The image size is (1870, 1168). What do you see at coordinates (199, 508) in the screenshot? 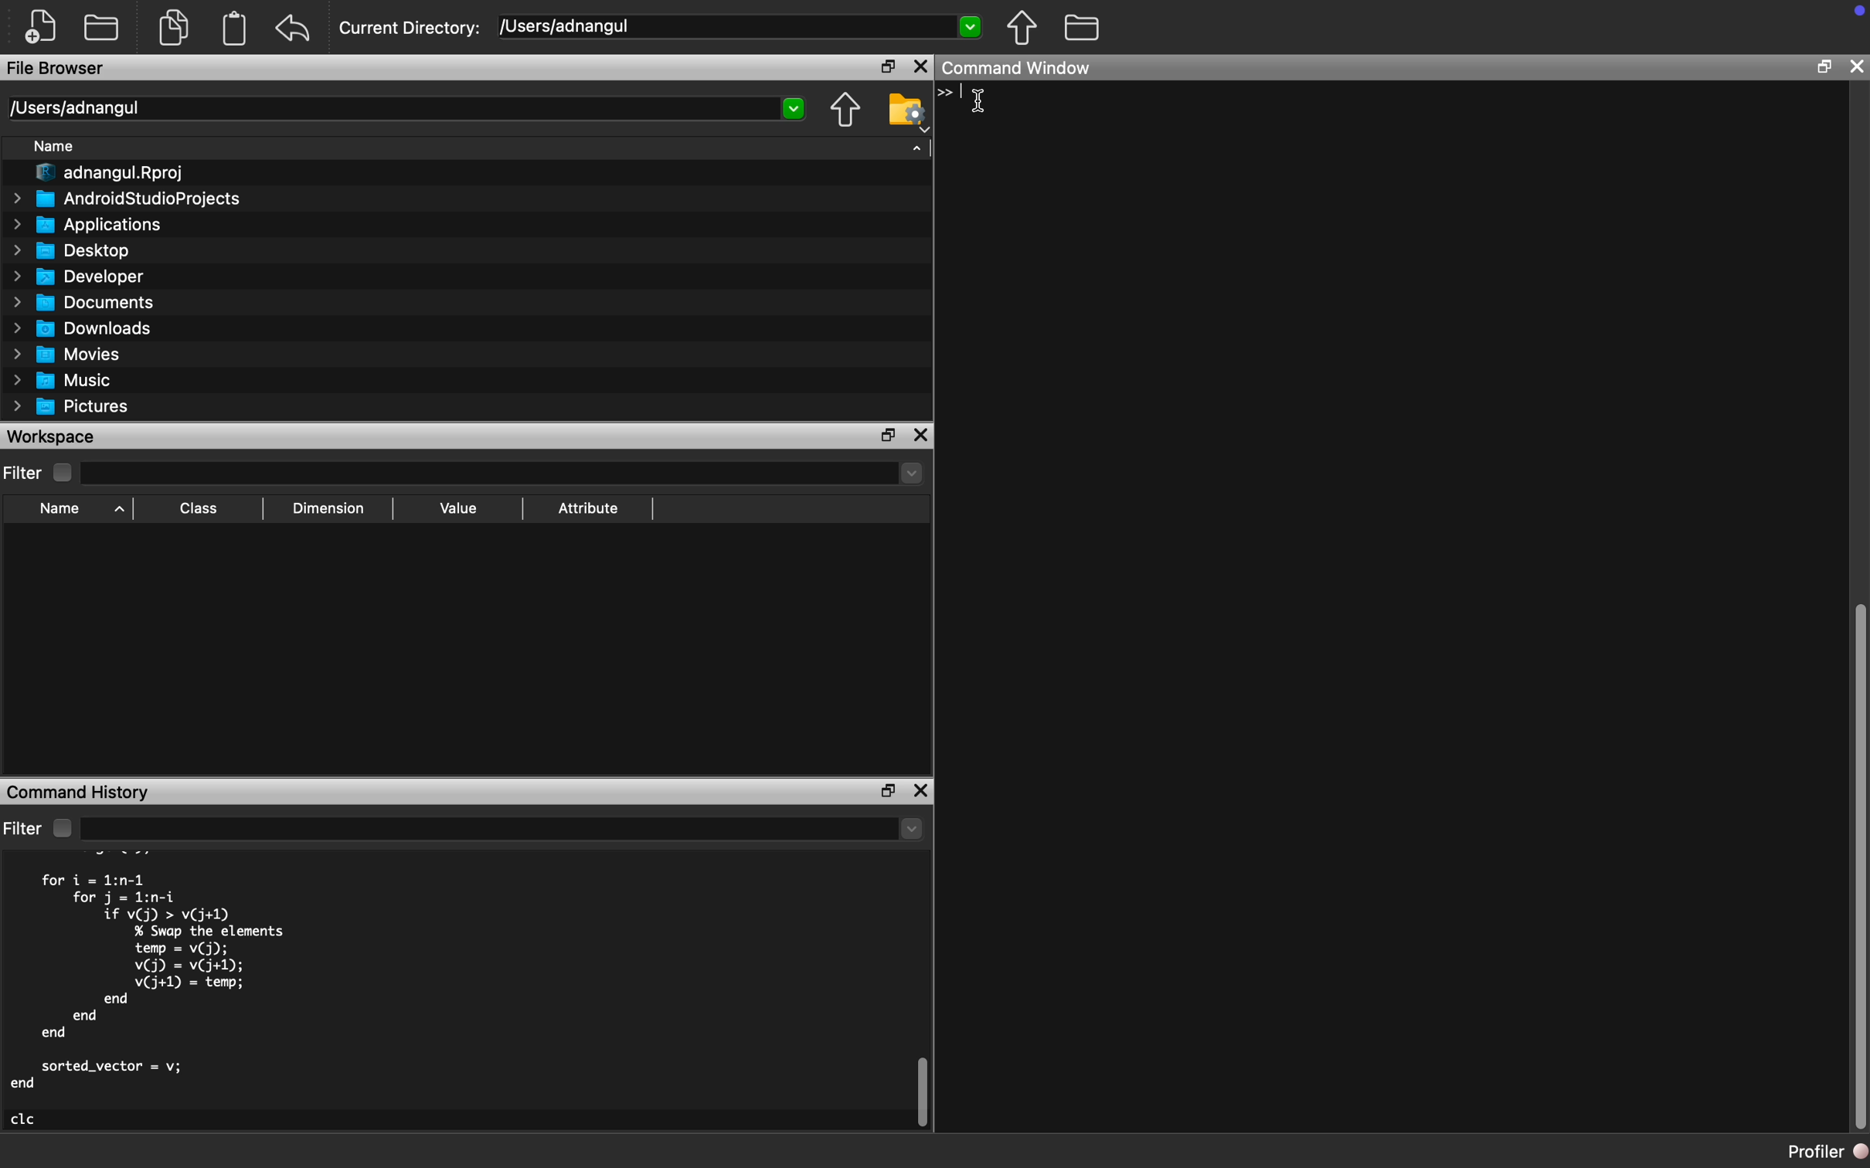
I see `Class` at bounding box center [199, 508].